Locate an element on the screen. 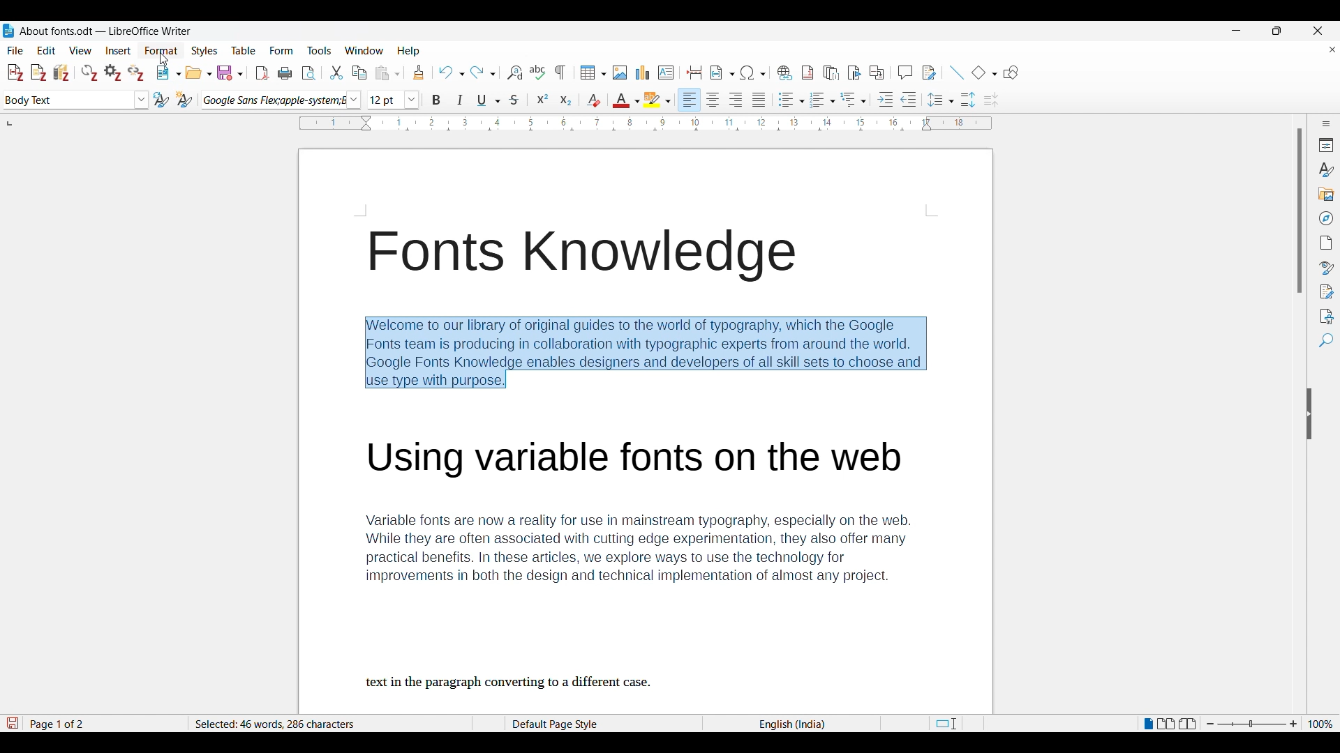 The height and width of the screenshot is (753, 1340). Current zoom factor is located at coordinates (1320, 724).